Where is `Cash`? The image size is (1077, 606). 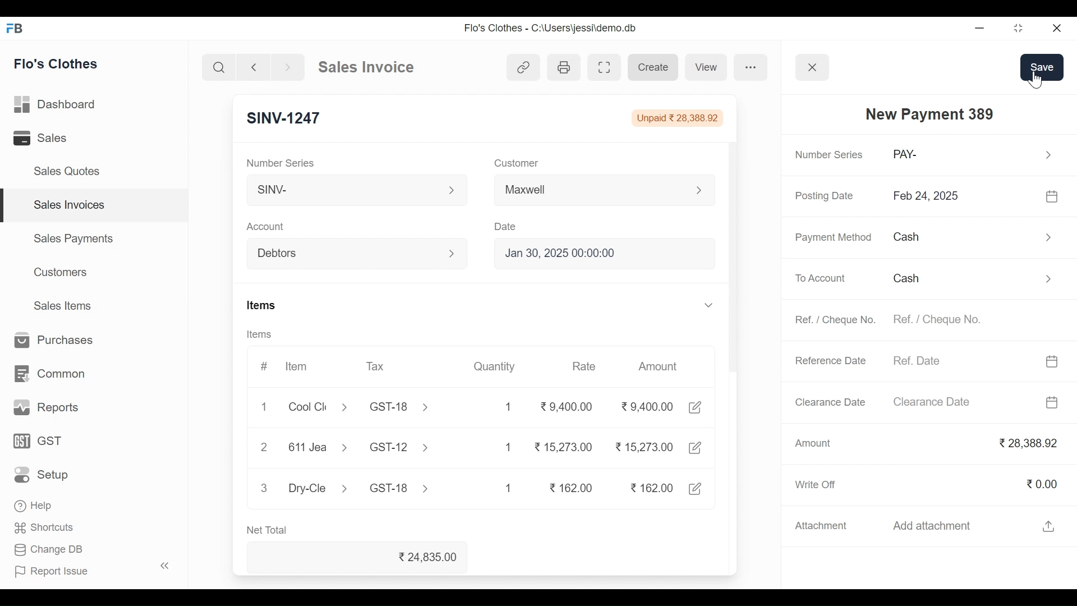 Cash is located at coordinates (913, 236).